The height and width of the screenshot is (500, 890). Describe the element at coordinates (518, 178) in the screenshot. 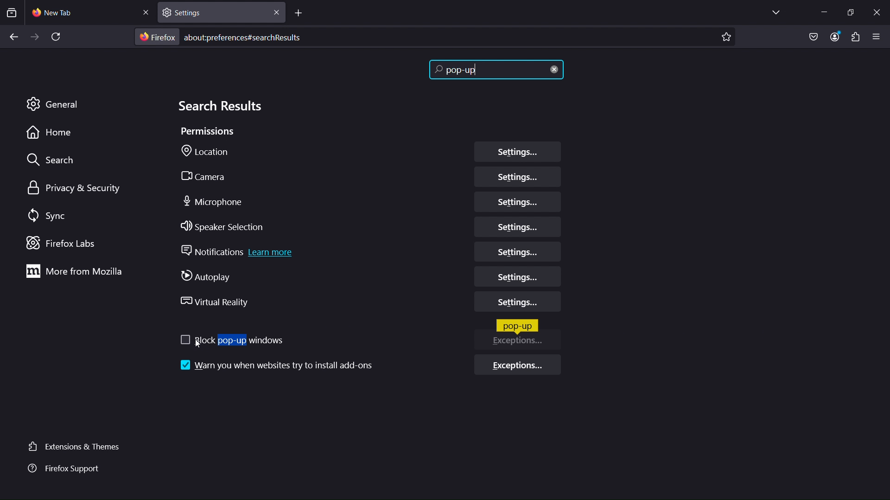

I see `Camera Settings` at that location.